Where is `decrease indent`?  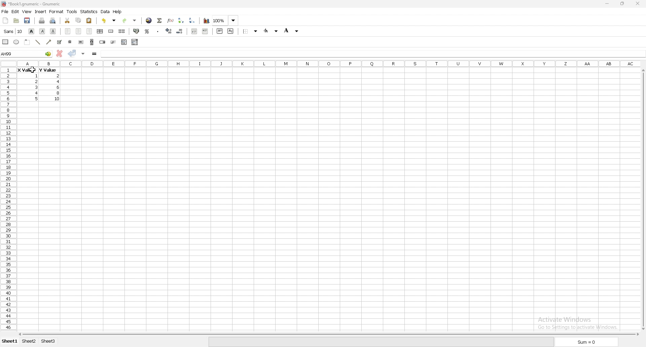 decrease indent is located at coordinates (194, 31).